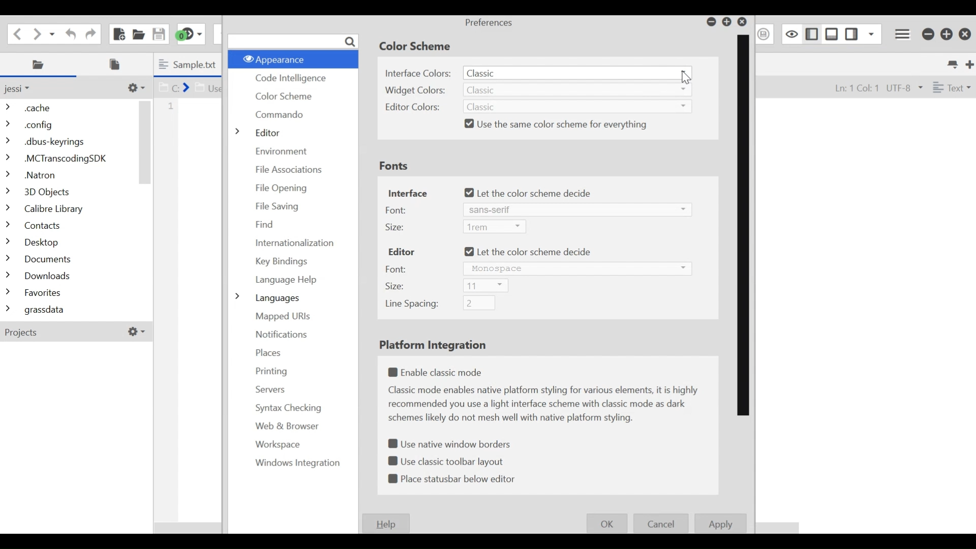  I want to click on Font, so click(396, 210).